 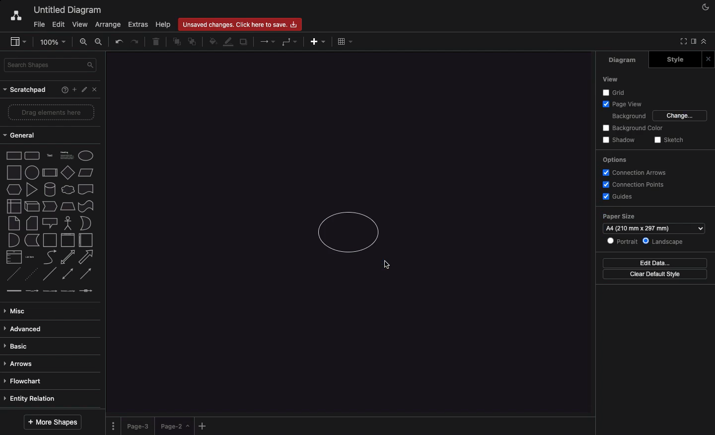 I want to click on tape, so click(x=86, y=206).